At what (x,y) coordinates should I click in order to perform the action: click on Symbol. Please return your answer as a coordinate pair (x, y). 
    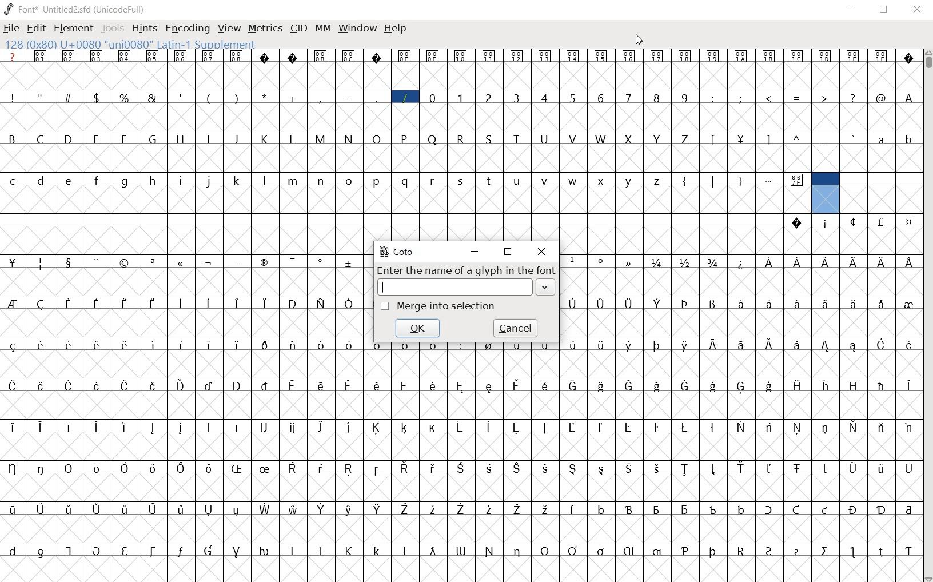
    Looking at the image, I should click on (854, 222).